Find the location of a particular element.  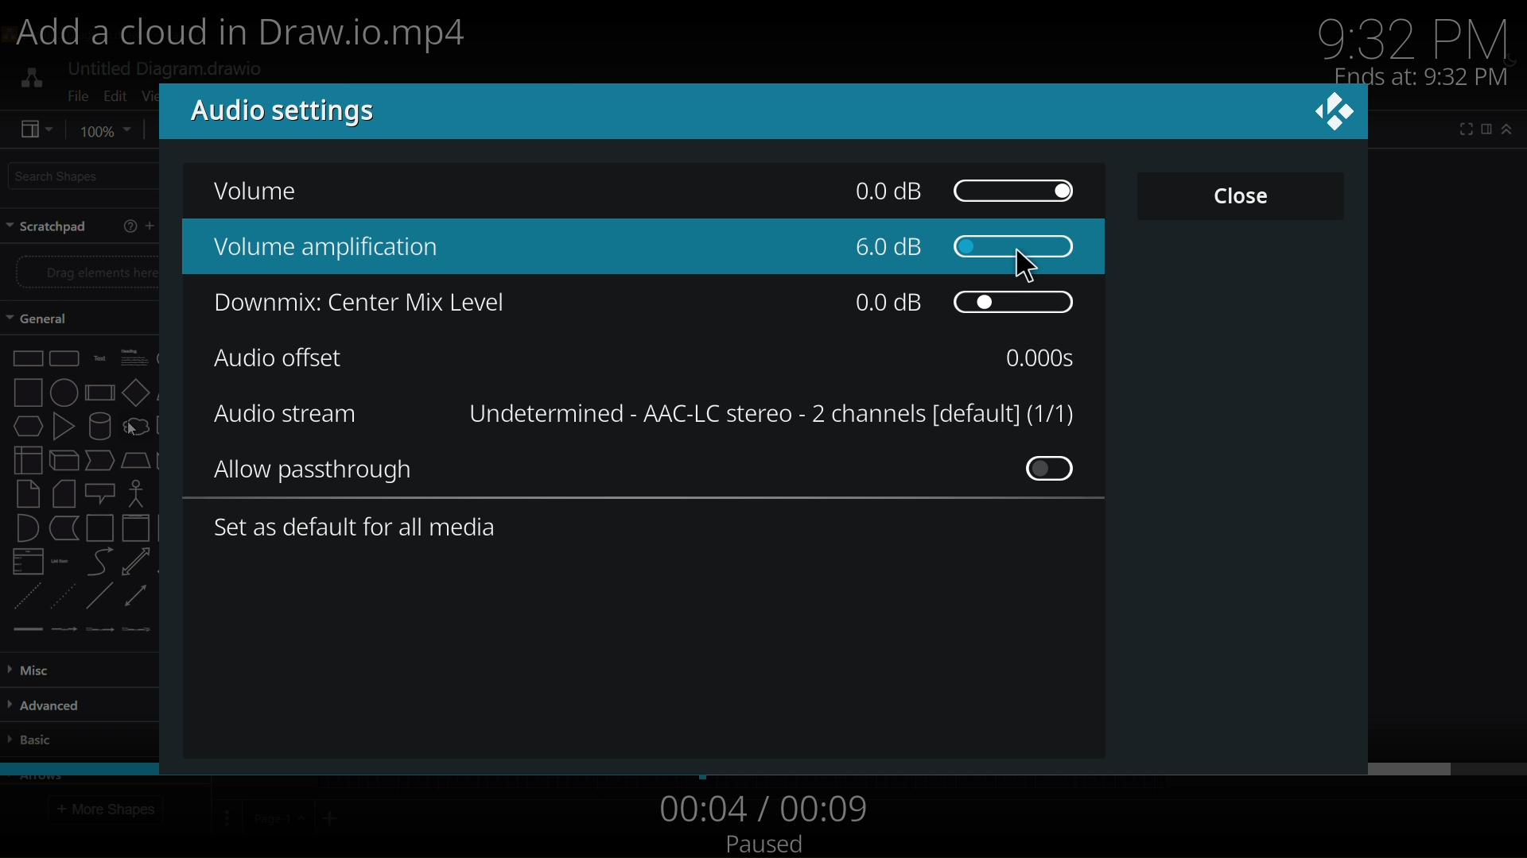

set as default for all media is located at coordinates (359, 531).